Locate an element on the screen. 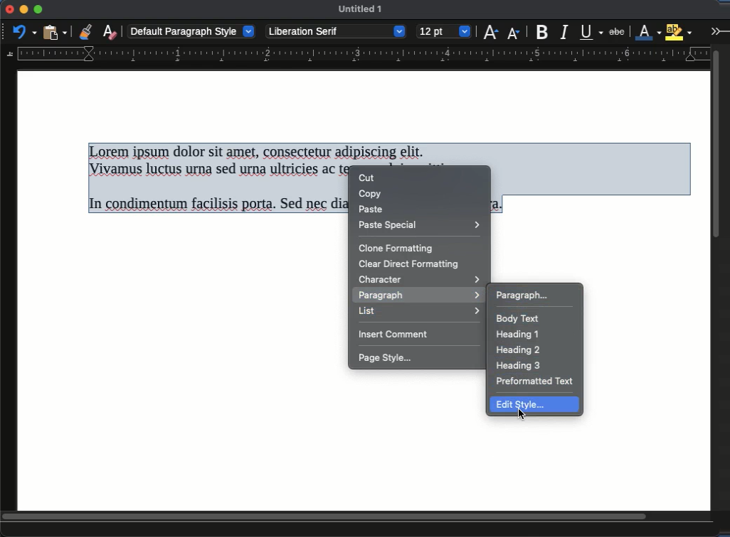  Here is the transcription of the text:  ---  Lorem ipsum dolor sit amet, consectetur adipiscing elit.   Vivamus luctus urna sed urna ultricies ac tempor dui sagittis.    In condimentum facilisis porta. Sed nec diam eu diam mattis viverra. is located at coordinates (217, 180).